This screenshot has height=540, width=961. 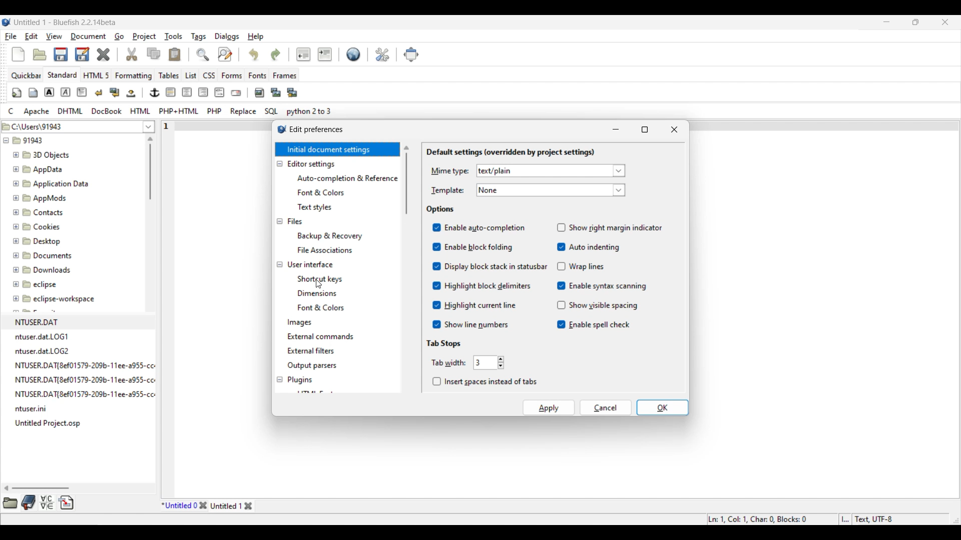 What do you see at coordinates (91, 379) in the screenshot?
I see `INTUSER.DAT{8¢f01579-209b-11ee-a955-cc:` at bounding box center [91, 379].